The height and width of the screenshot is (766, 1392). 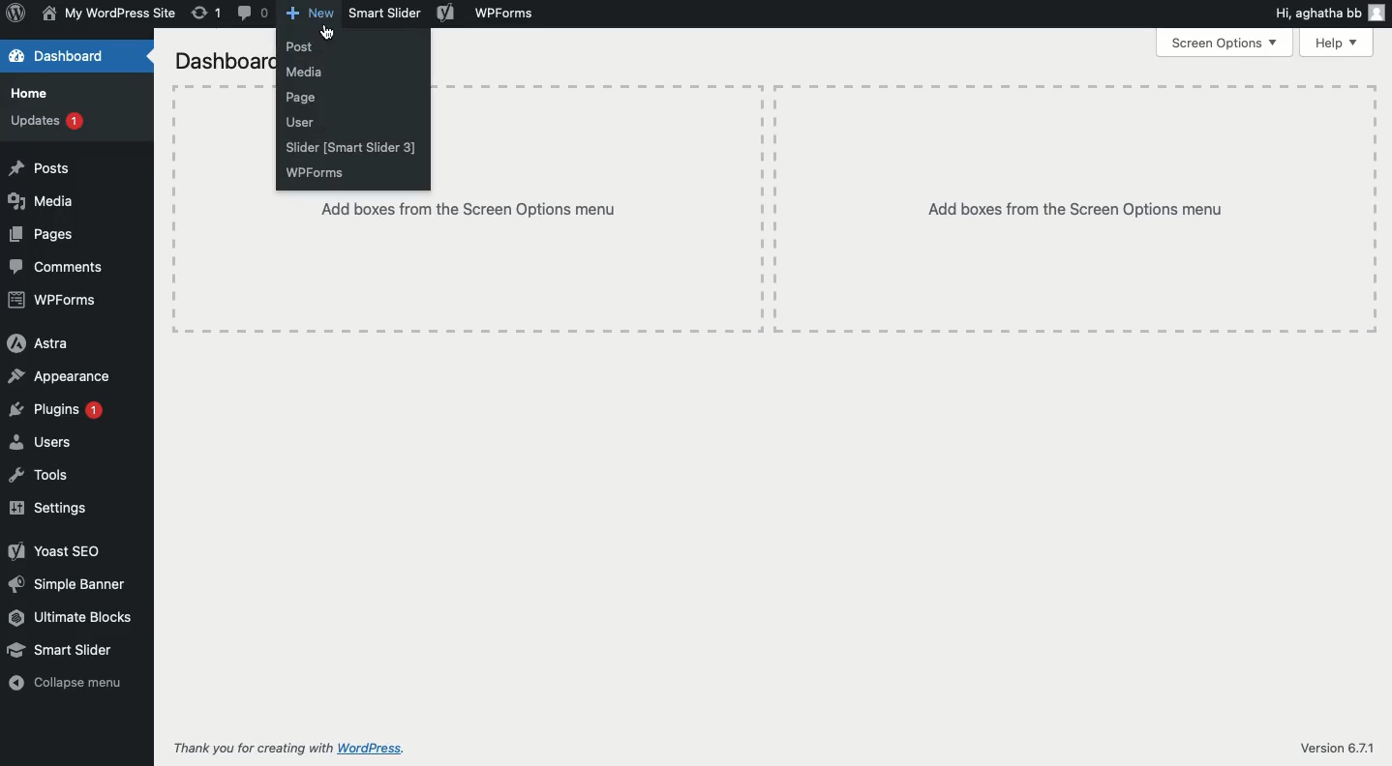 I want to click on Dashboard, so click(x=61, y=58).